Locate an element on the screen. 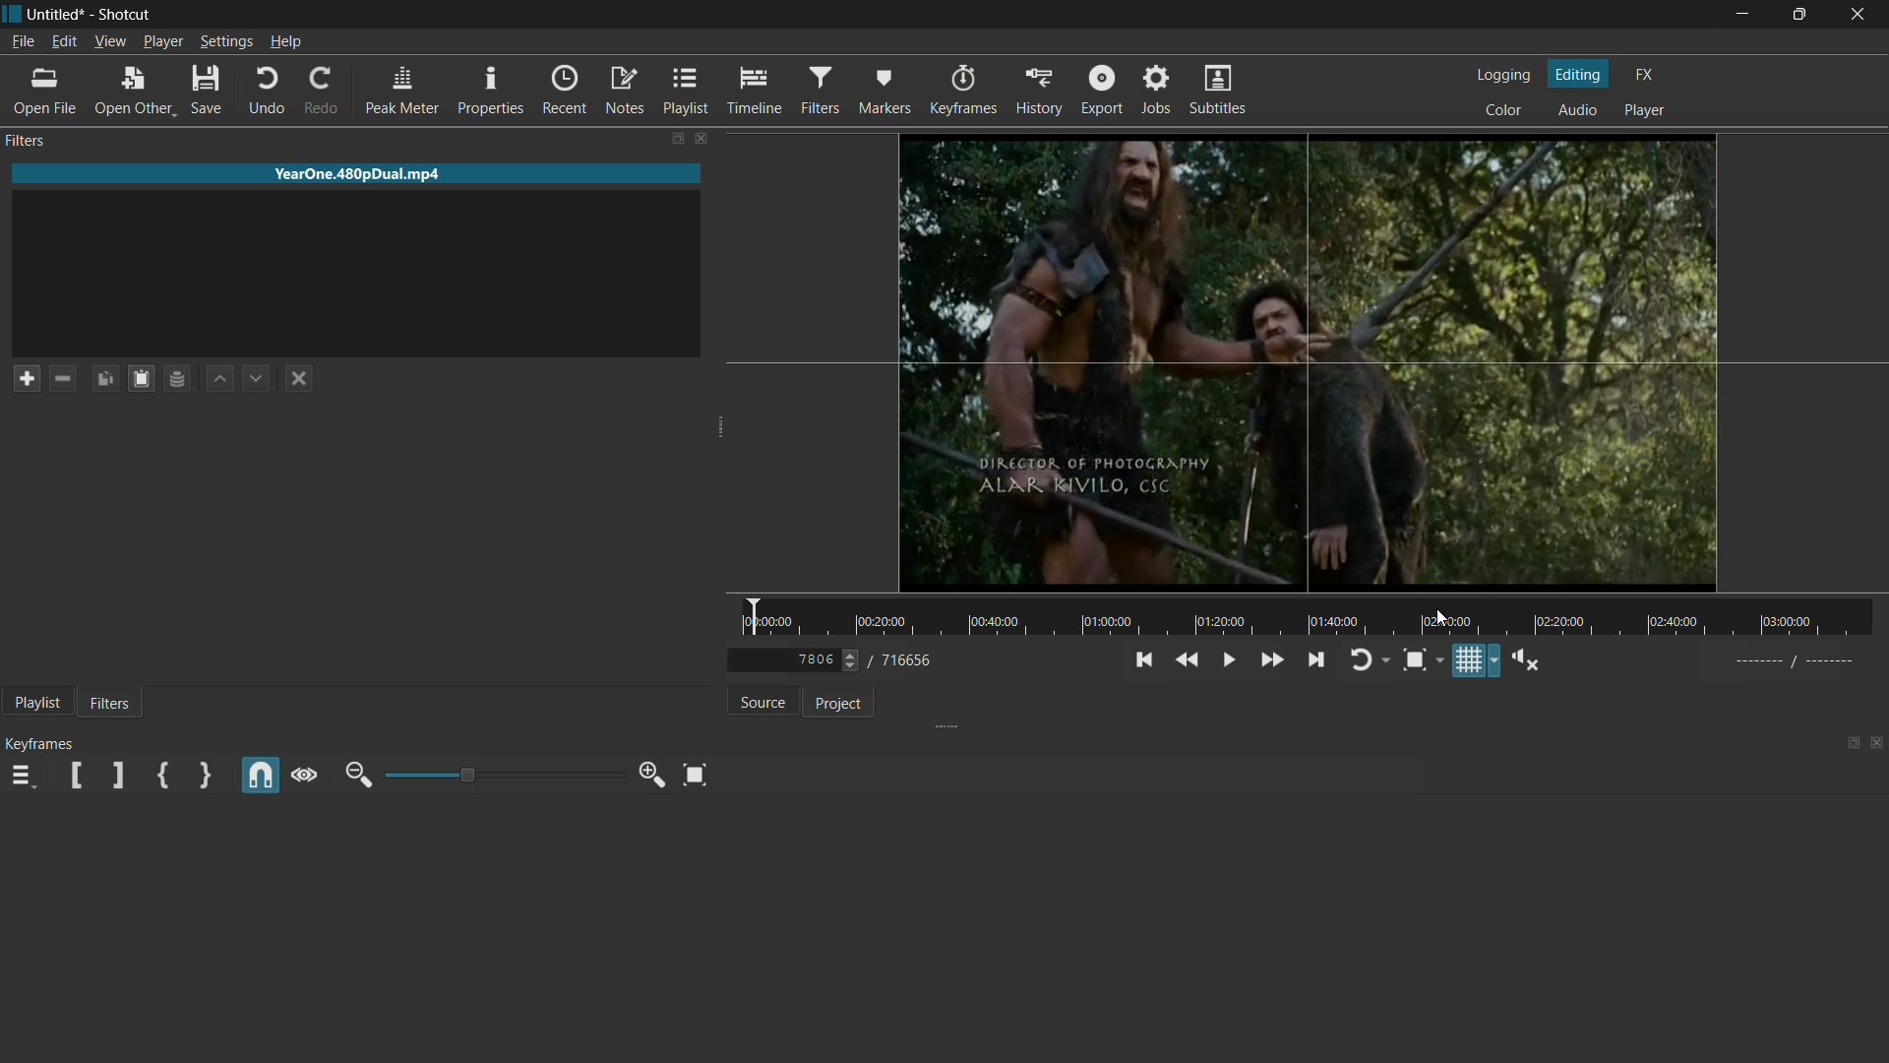  app icon is located at coordinates (12, 13).